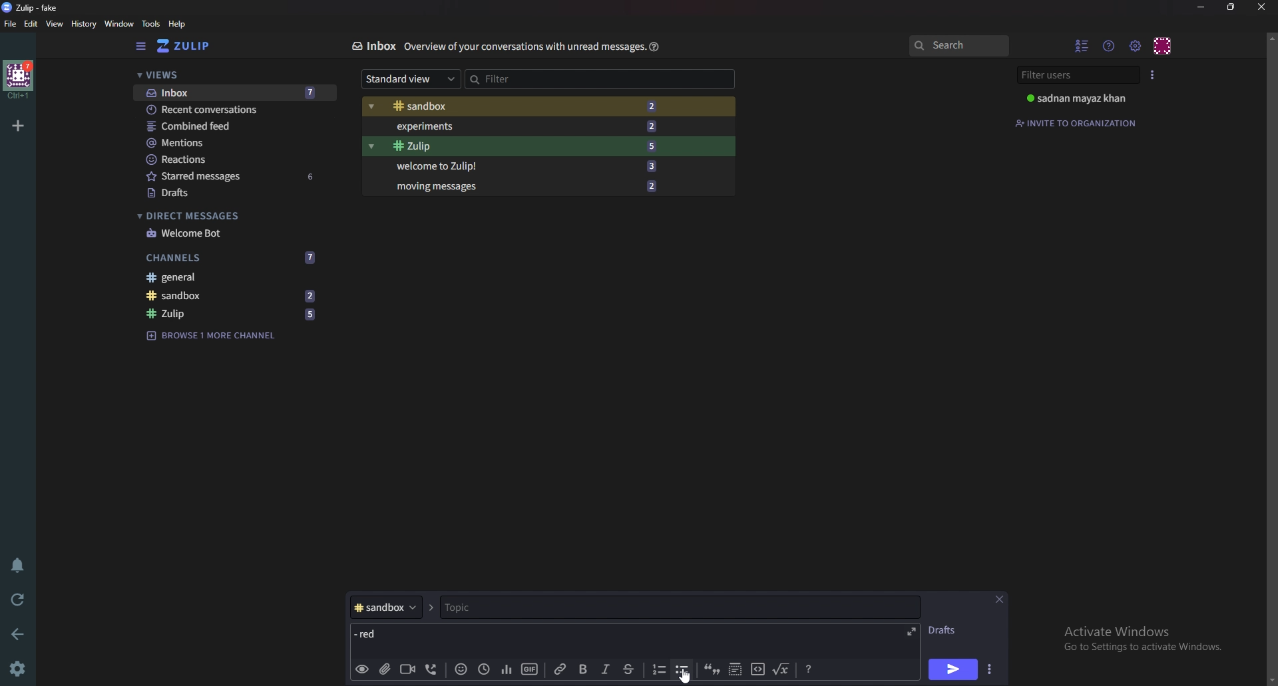  What do you see at coordinates (31, 24) in the screenshot?
I see `Edit` at bounding box center [31, 24].